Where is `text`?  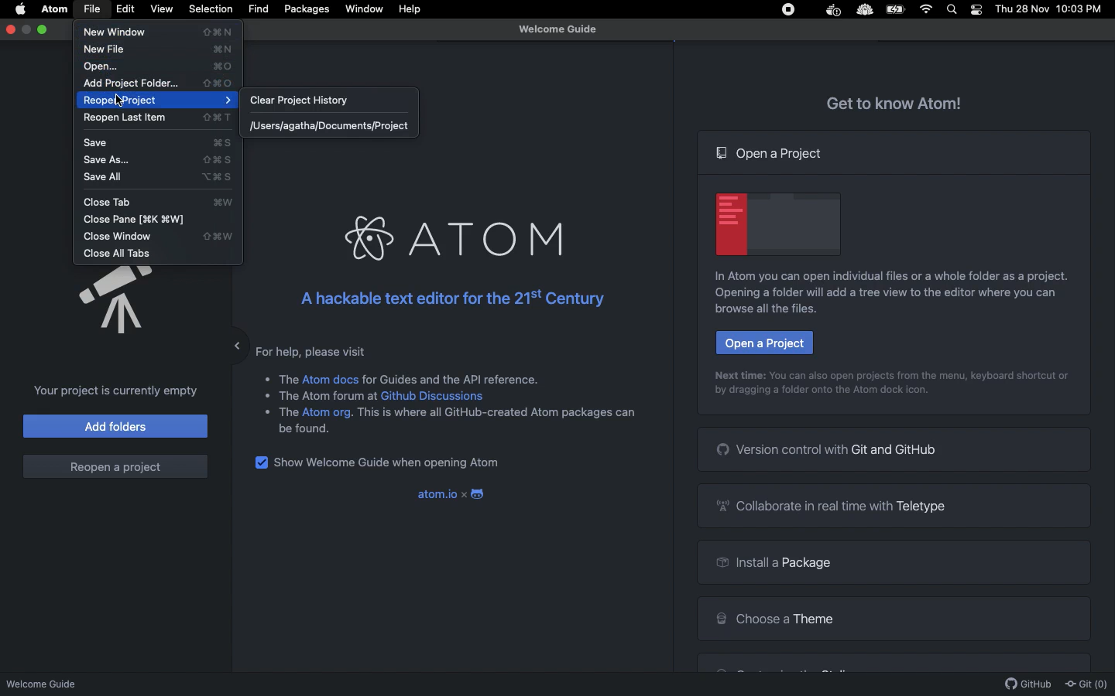 text is located at coordinates (288, 412).